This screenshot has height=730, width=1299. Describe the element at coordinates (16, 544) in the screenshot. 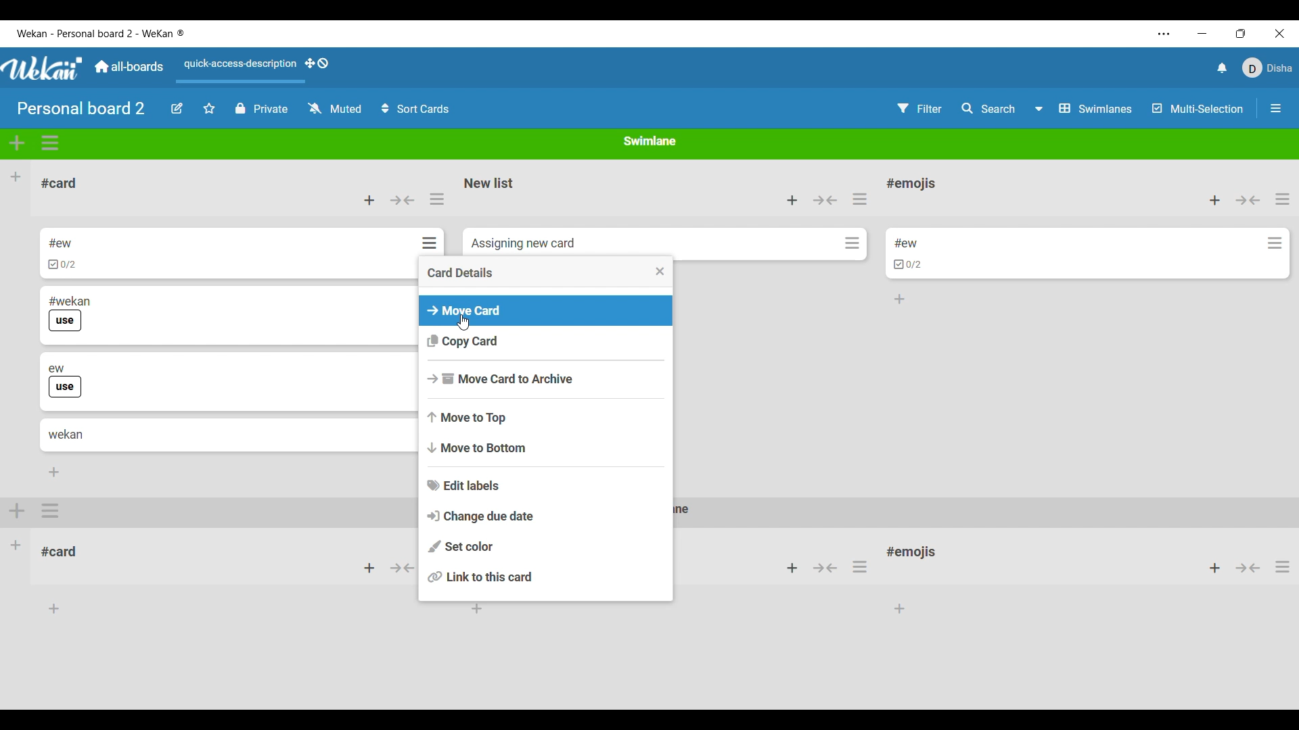

I see `Other Swimlane in the board` at that location.